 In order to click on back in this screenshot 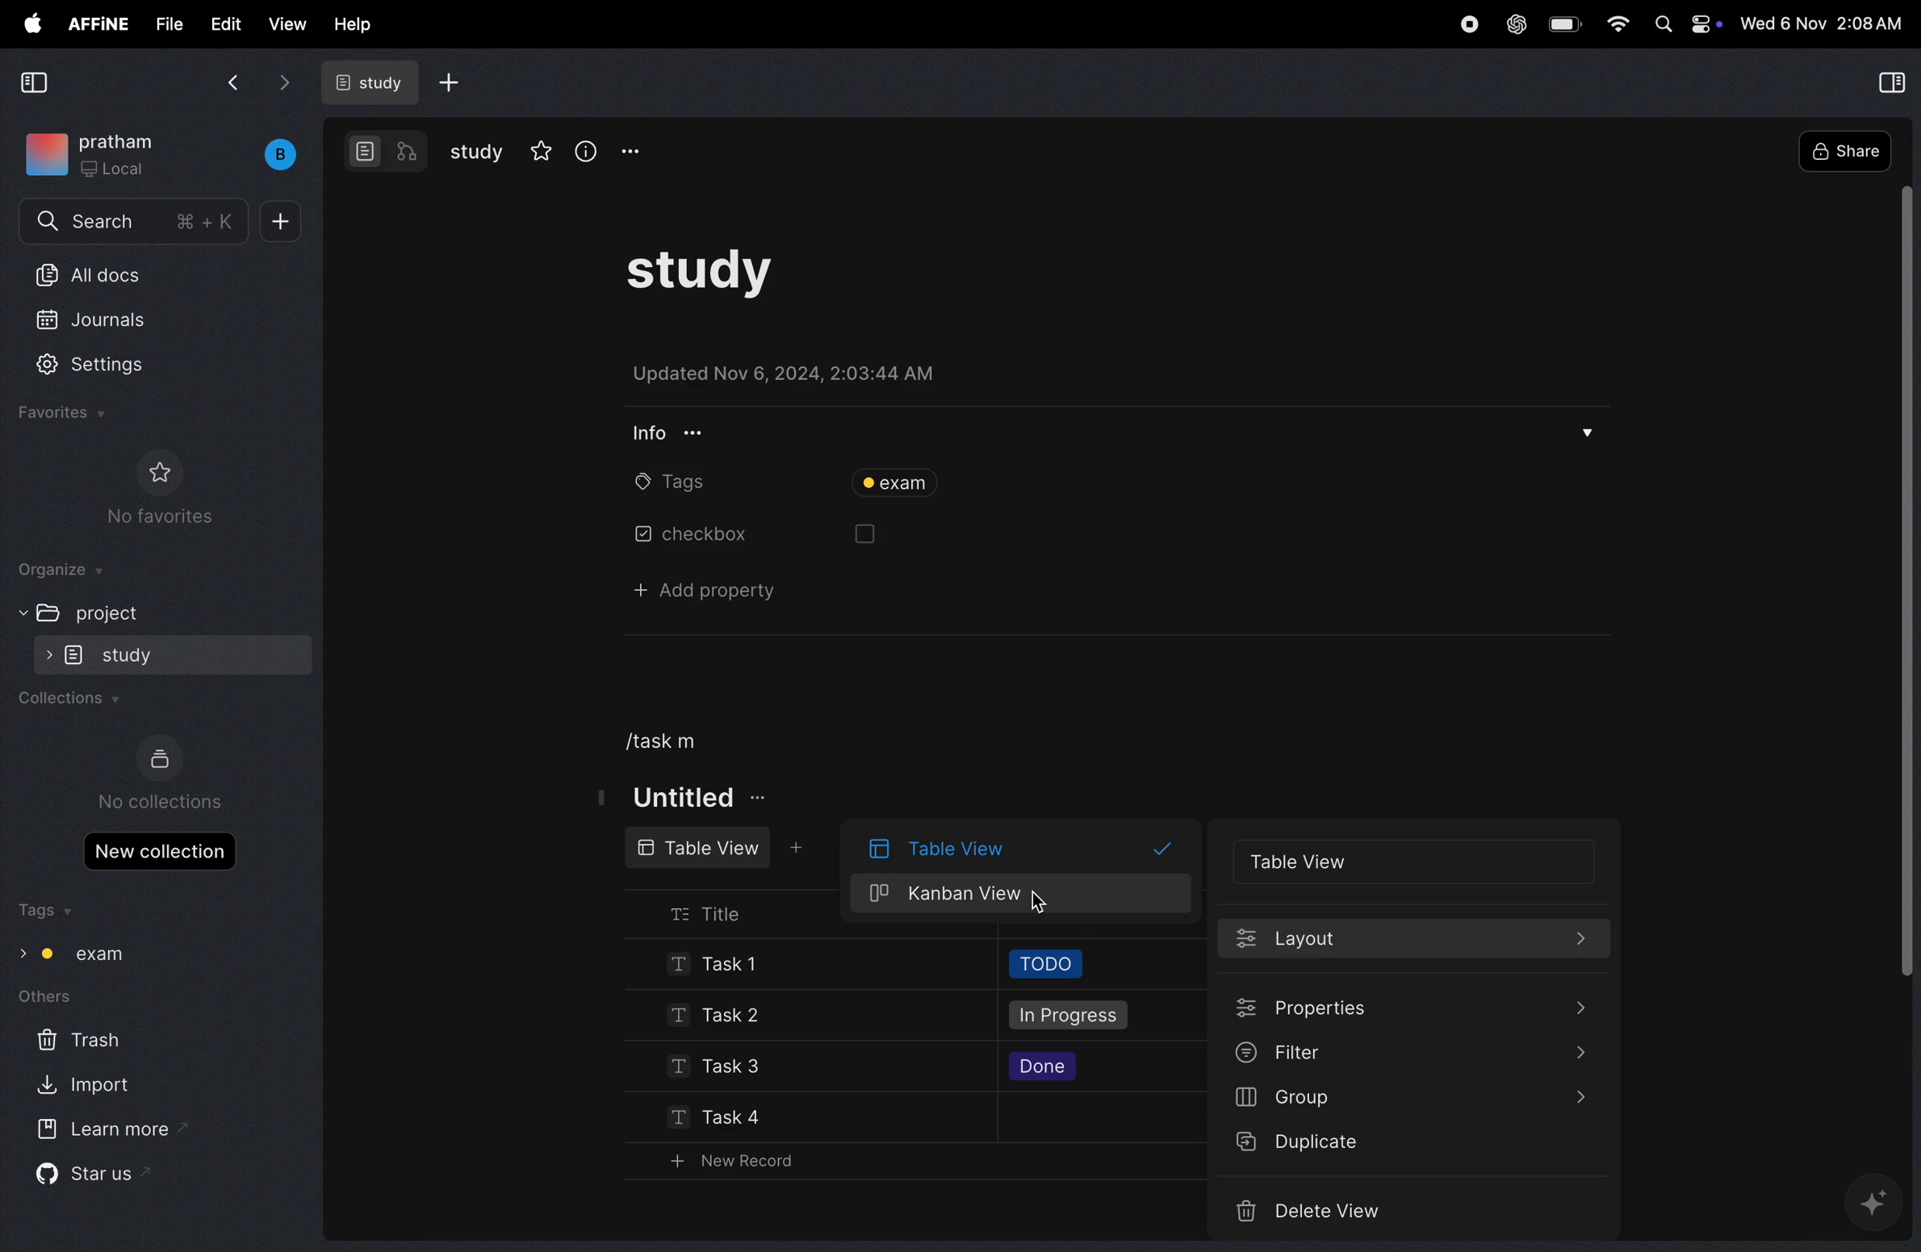, I will do `click(230, 85)`.